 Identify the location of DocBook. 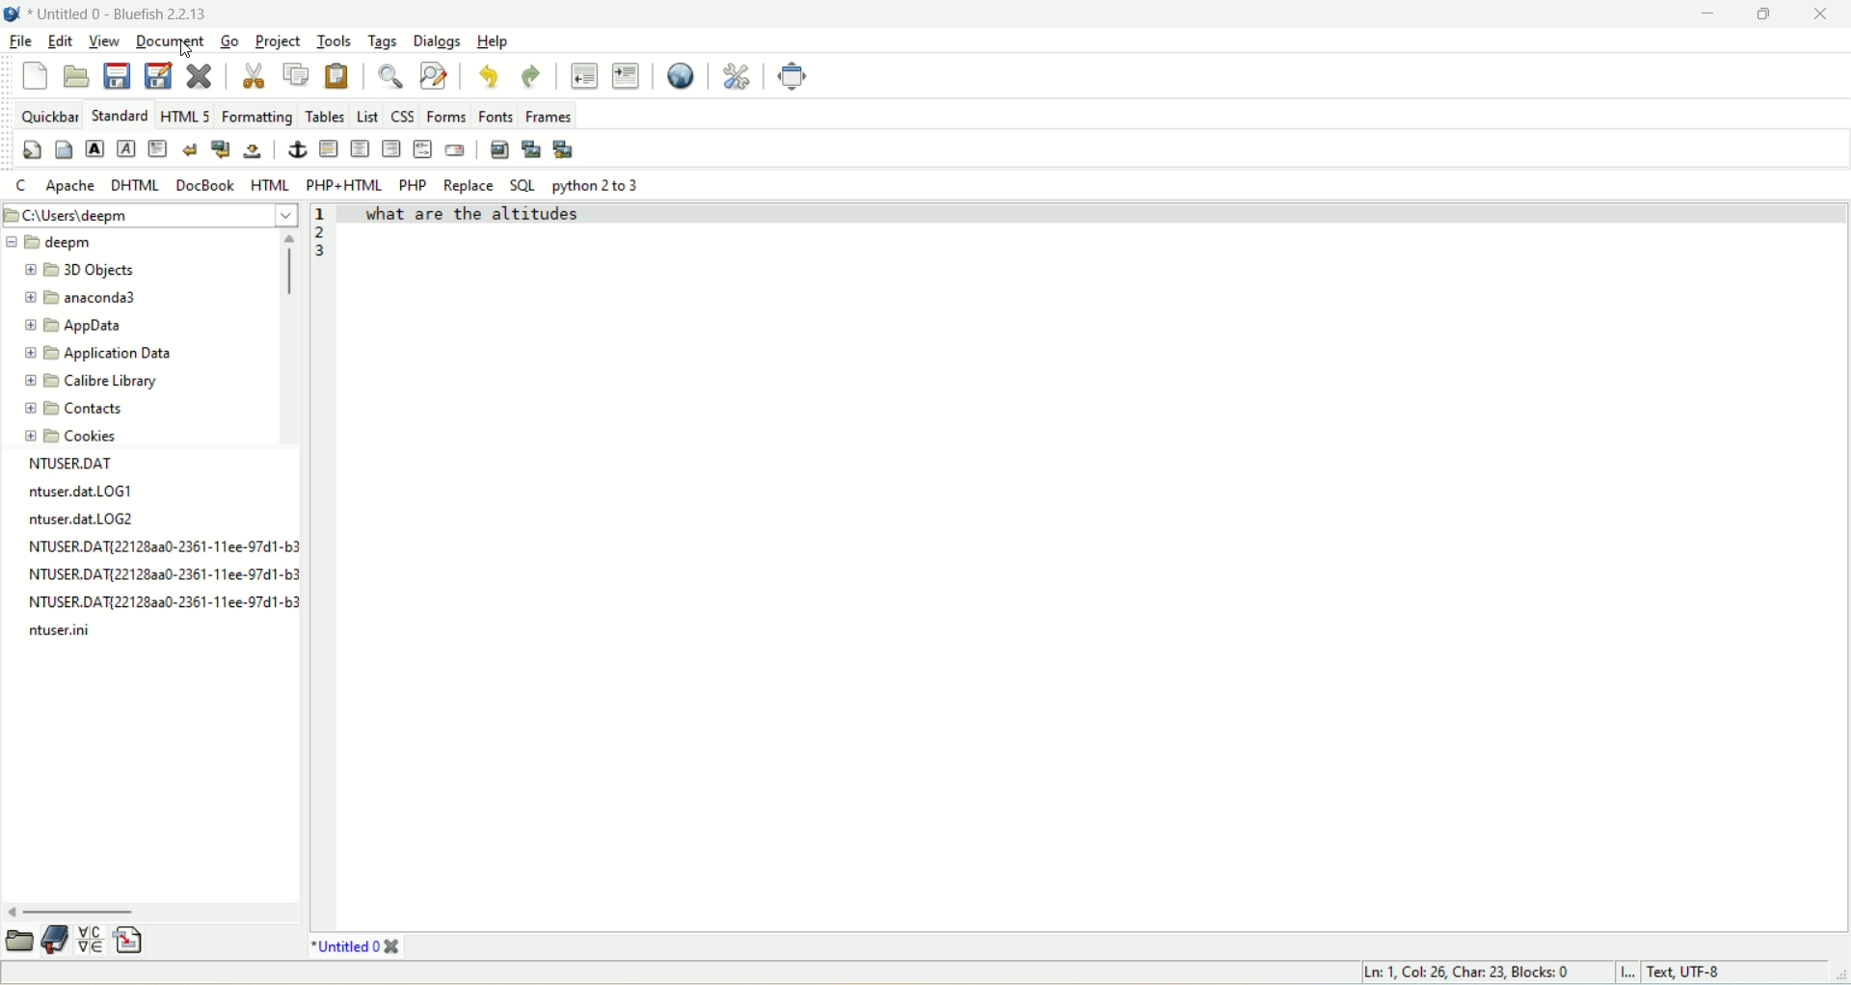
(205, 187).